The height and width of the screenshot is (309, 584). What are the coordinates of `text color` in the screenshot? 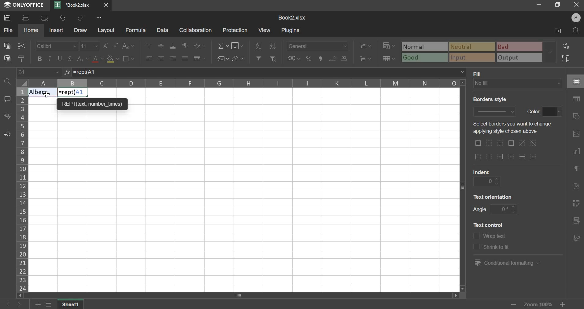 It's located at (98, 60).